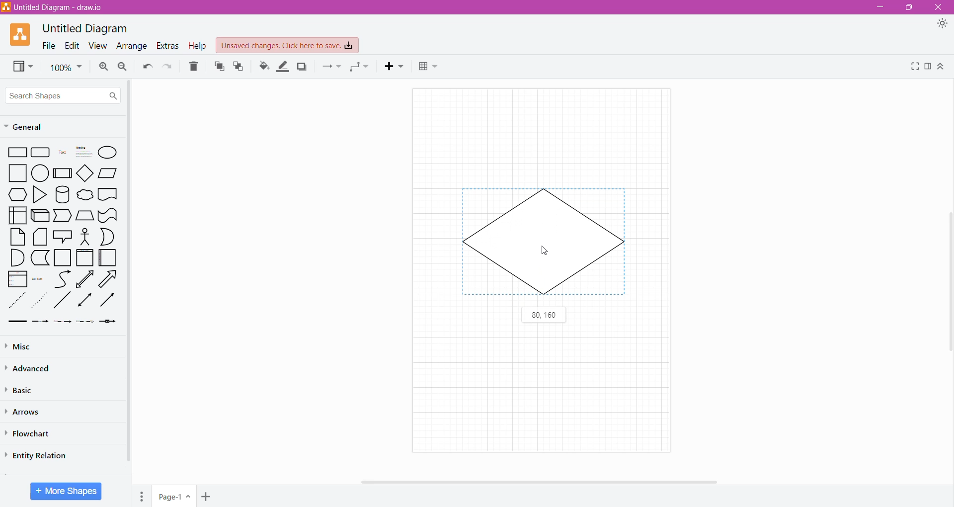 This screenshot has height=507, width=954. What do you see at coordinates (131, 47) in the screenshot?
I see `Arrange` at bounding box center [131, 47].